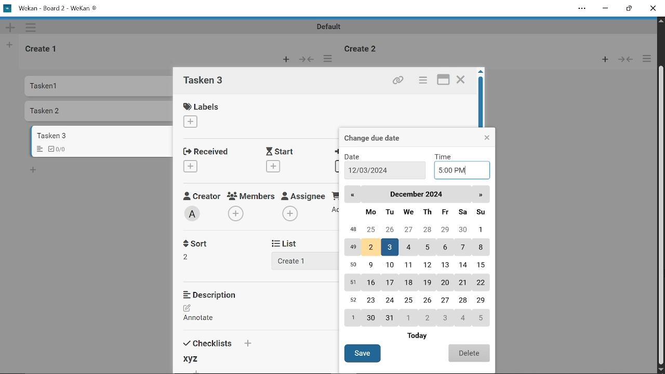 The image size is (665, 374). What do you see at coordinates (237, 214) in the screenshot?
I see `Add members` at bounding box center [237, 214].